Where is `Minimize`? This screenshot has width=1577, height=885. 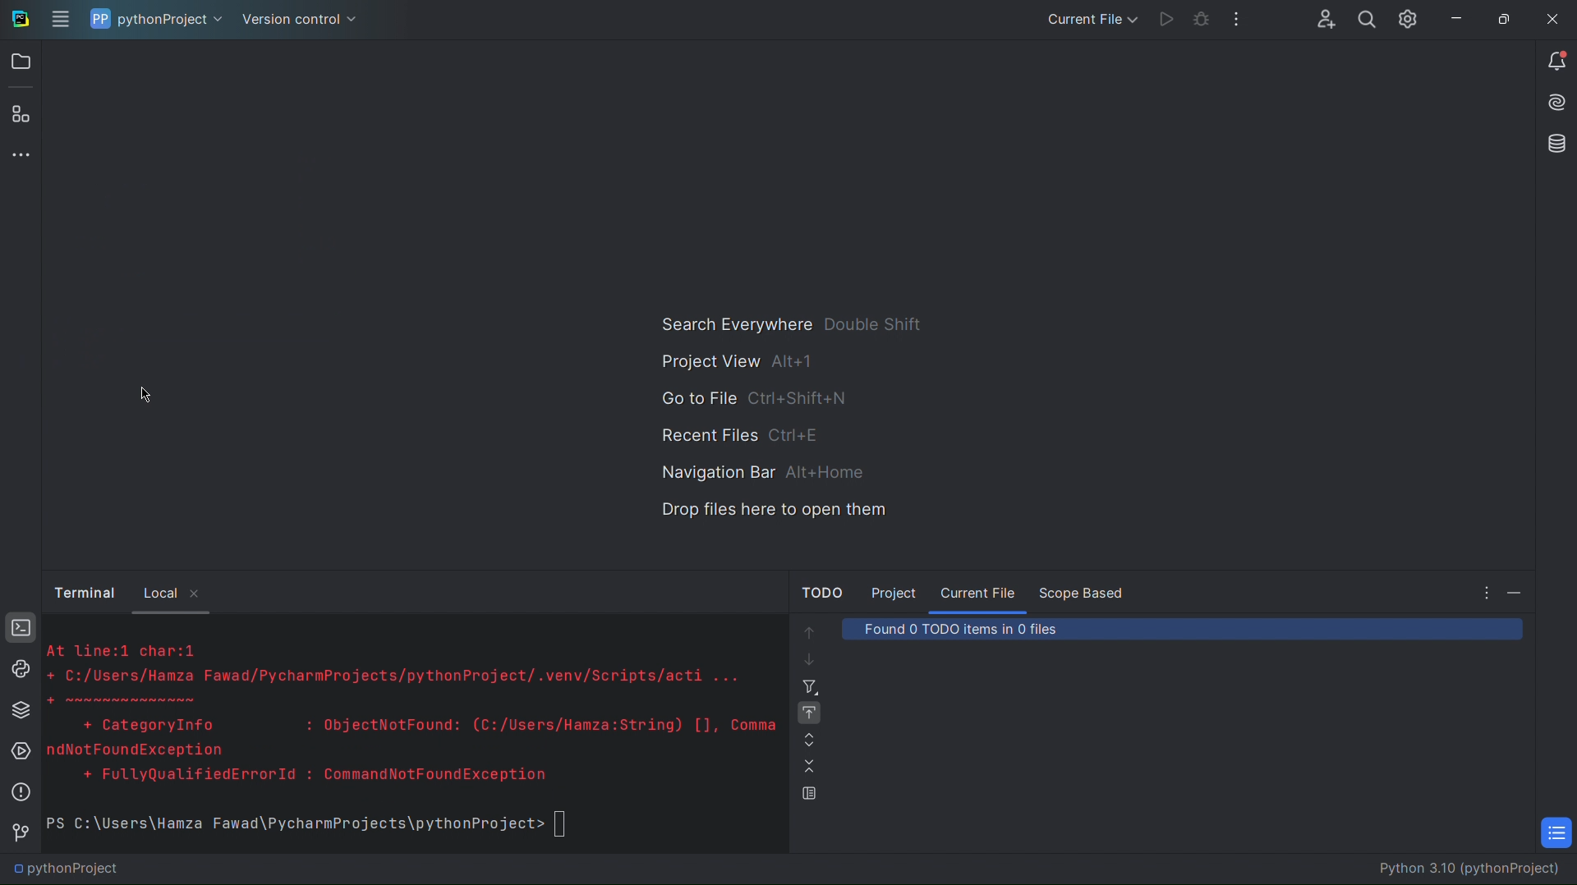
Minimize is located at coordinates (1515, 592).